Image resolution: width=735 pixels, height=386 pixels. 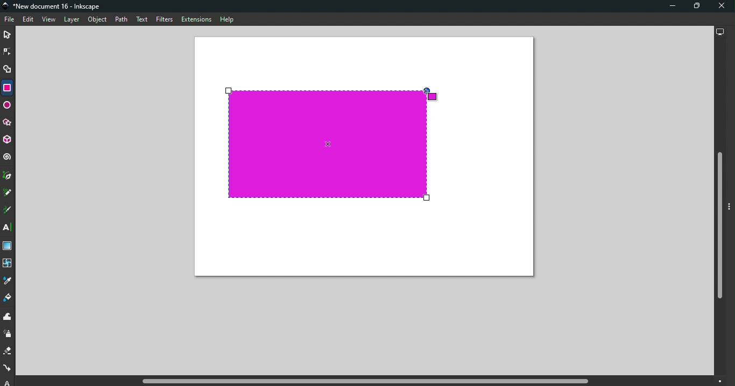 What do you see at coordinates (227, 19) in the screenshot?
I see `Help` at bounding box center [227, 19].